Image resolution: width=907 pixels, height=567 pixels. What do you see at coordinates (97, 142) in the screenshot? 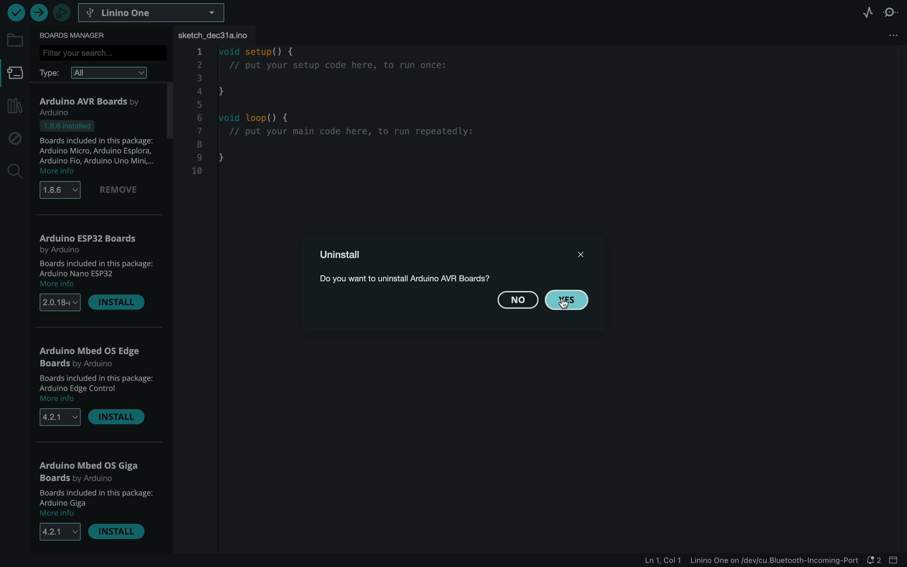
I see `description` at bounding box center [97, 142].